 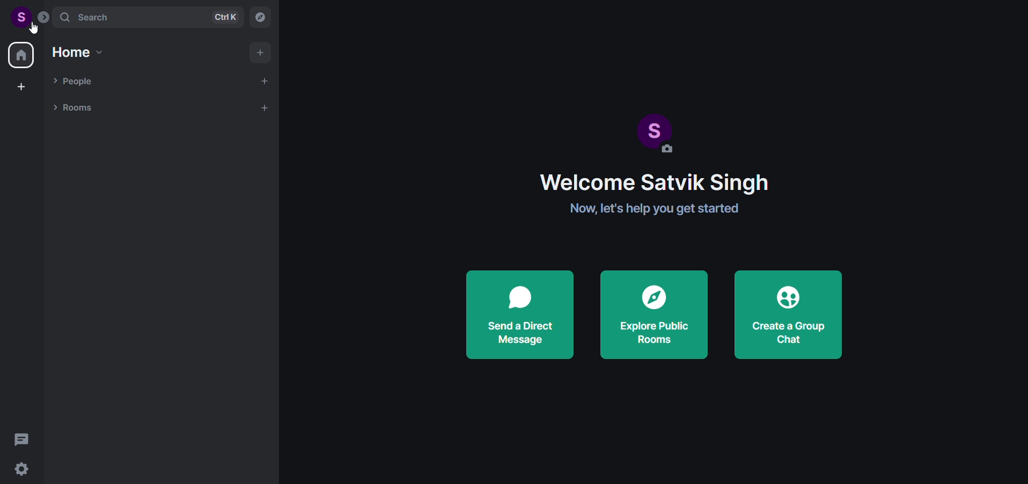 I want to click on start chat, so click(x=265, y=80).